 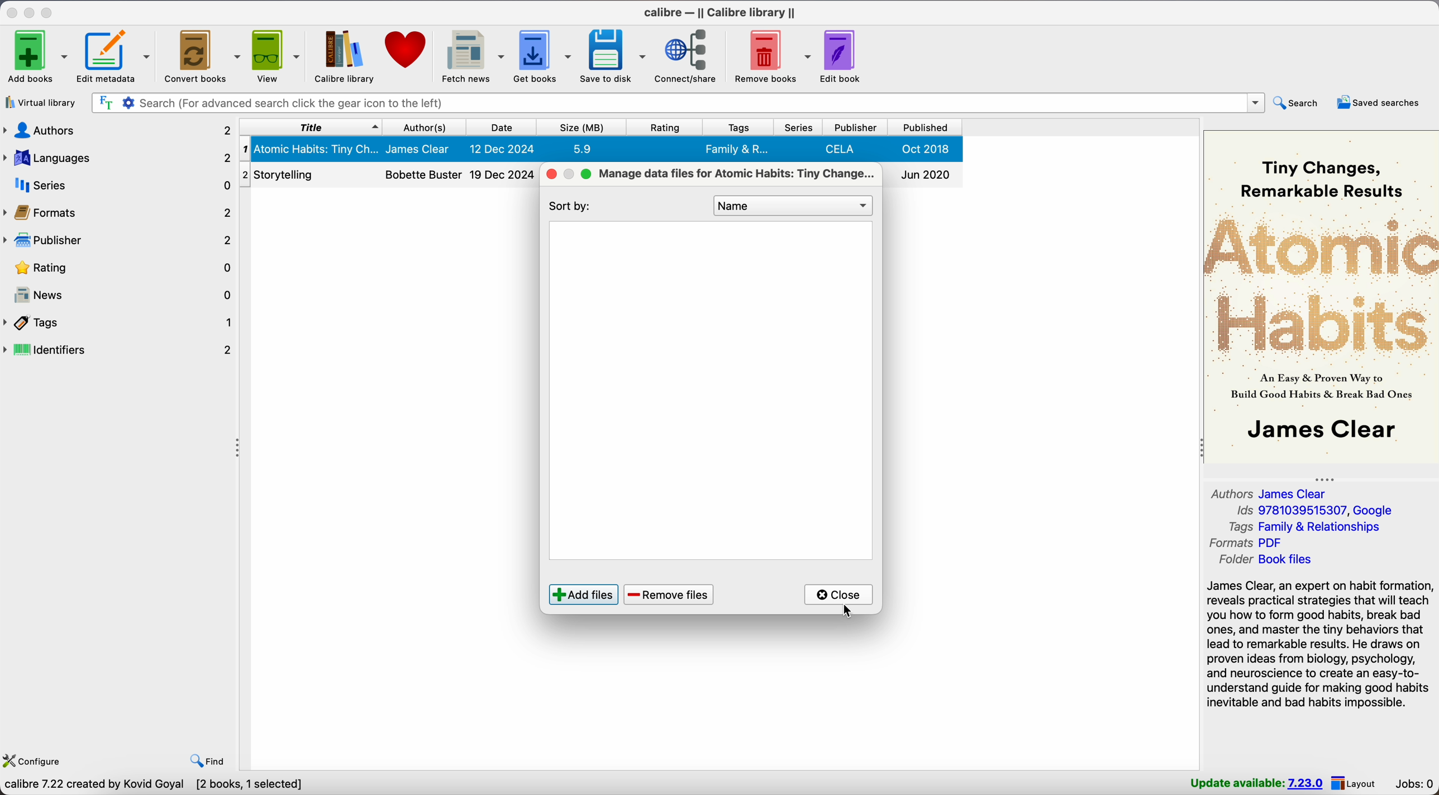 What do you see at coordinates (201, 57) in the screenshot?
I see `convert books` at bounding box center [201, 57].